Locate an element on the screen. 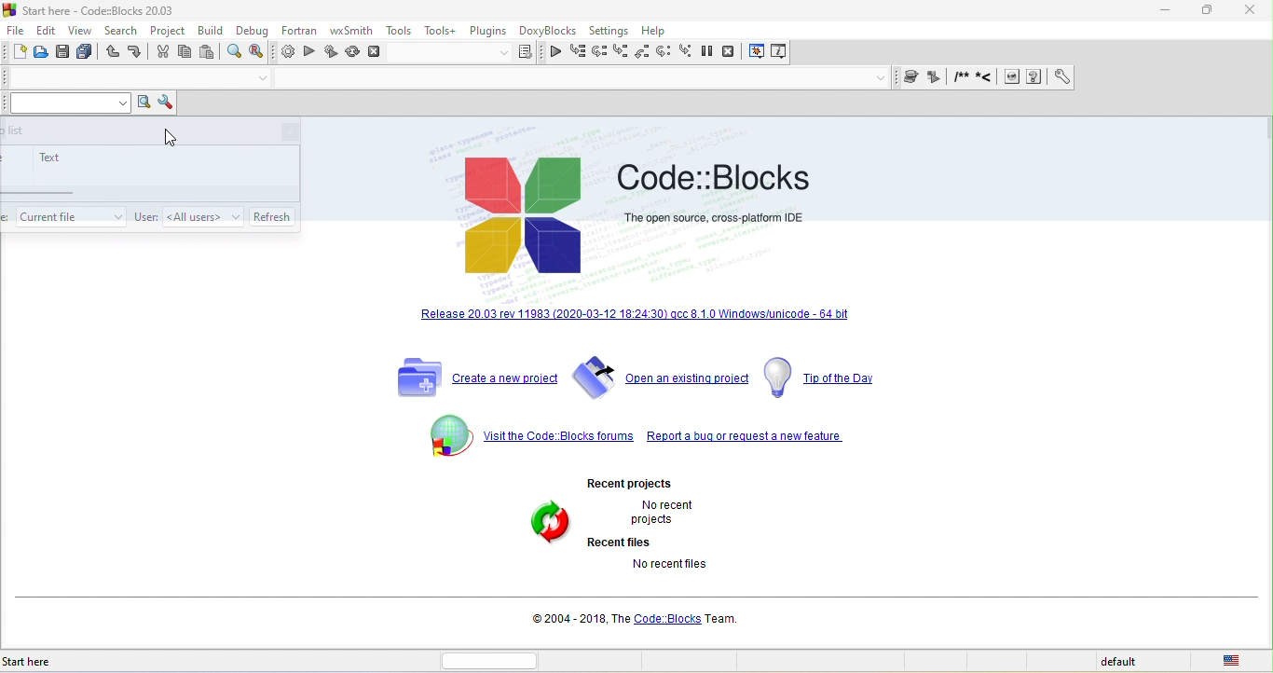 This screenshot has width=1273, height=673. default is located at coordinates (1132, 662).